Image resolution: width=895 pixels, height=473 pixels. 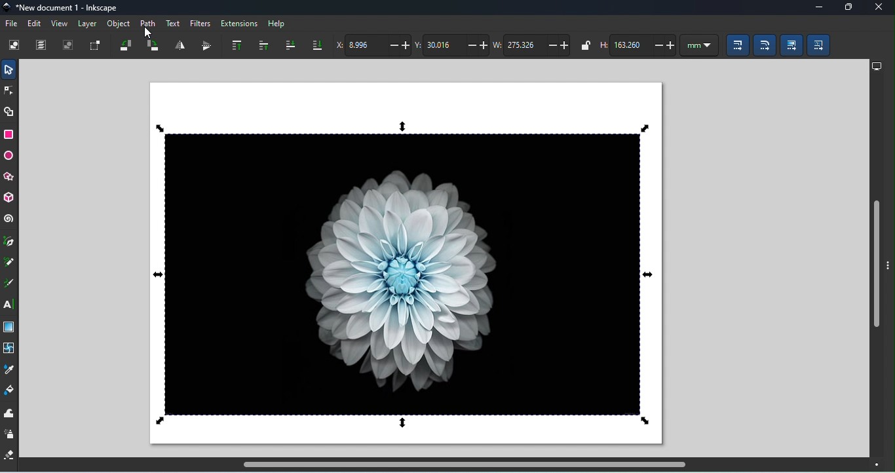 I want to click on Select all in all layers, so click(x=43, y=45).